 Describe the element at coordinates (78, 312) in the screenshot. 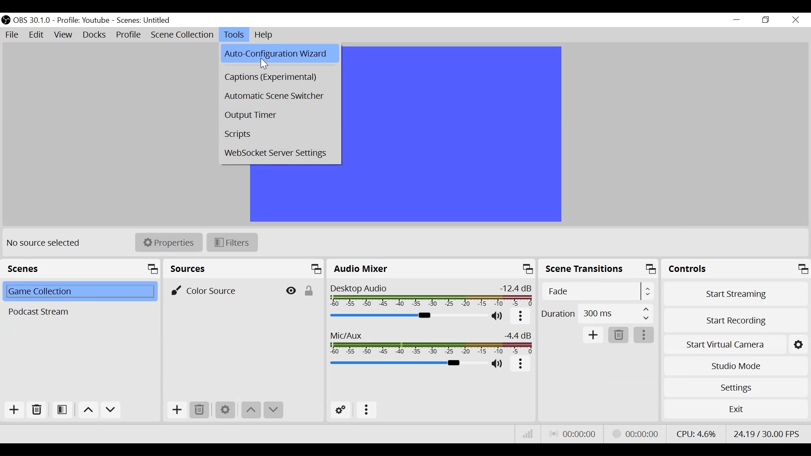

I see `Scene` at that location.